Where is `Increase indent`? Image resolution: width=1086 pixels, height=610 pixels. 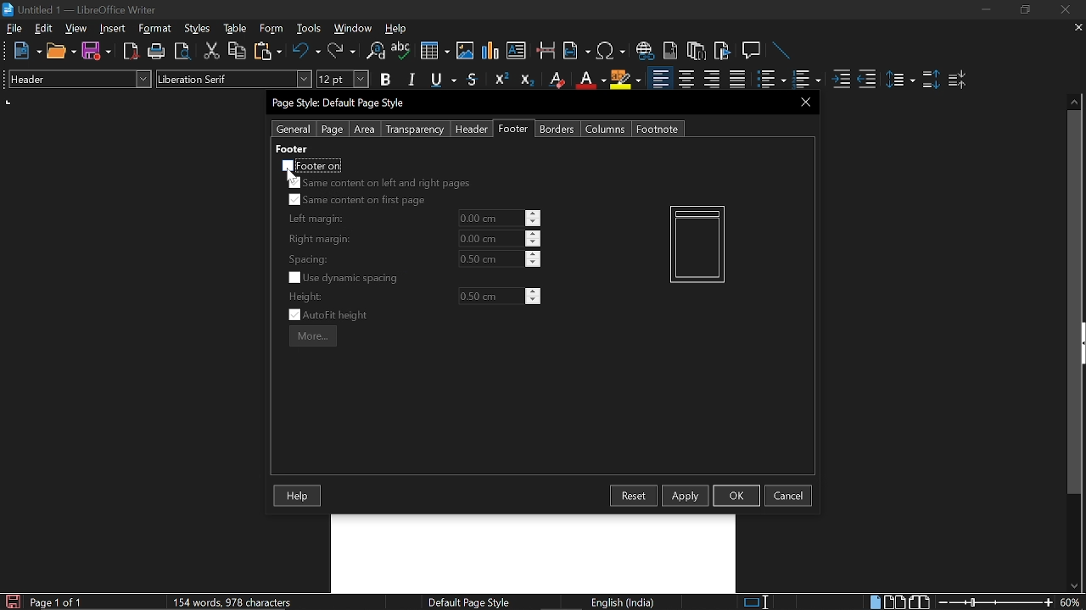 Increase indent is located at coordinates (840, 79).